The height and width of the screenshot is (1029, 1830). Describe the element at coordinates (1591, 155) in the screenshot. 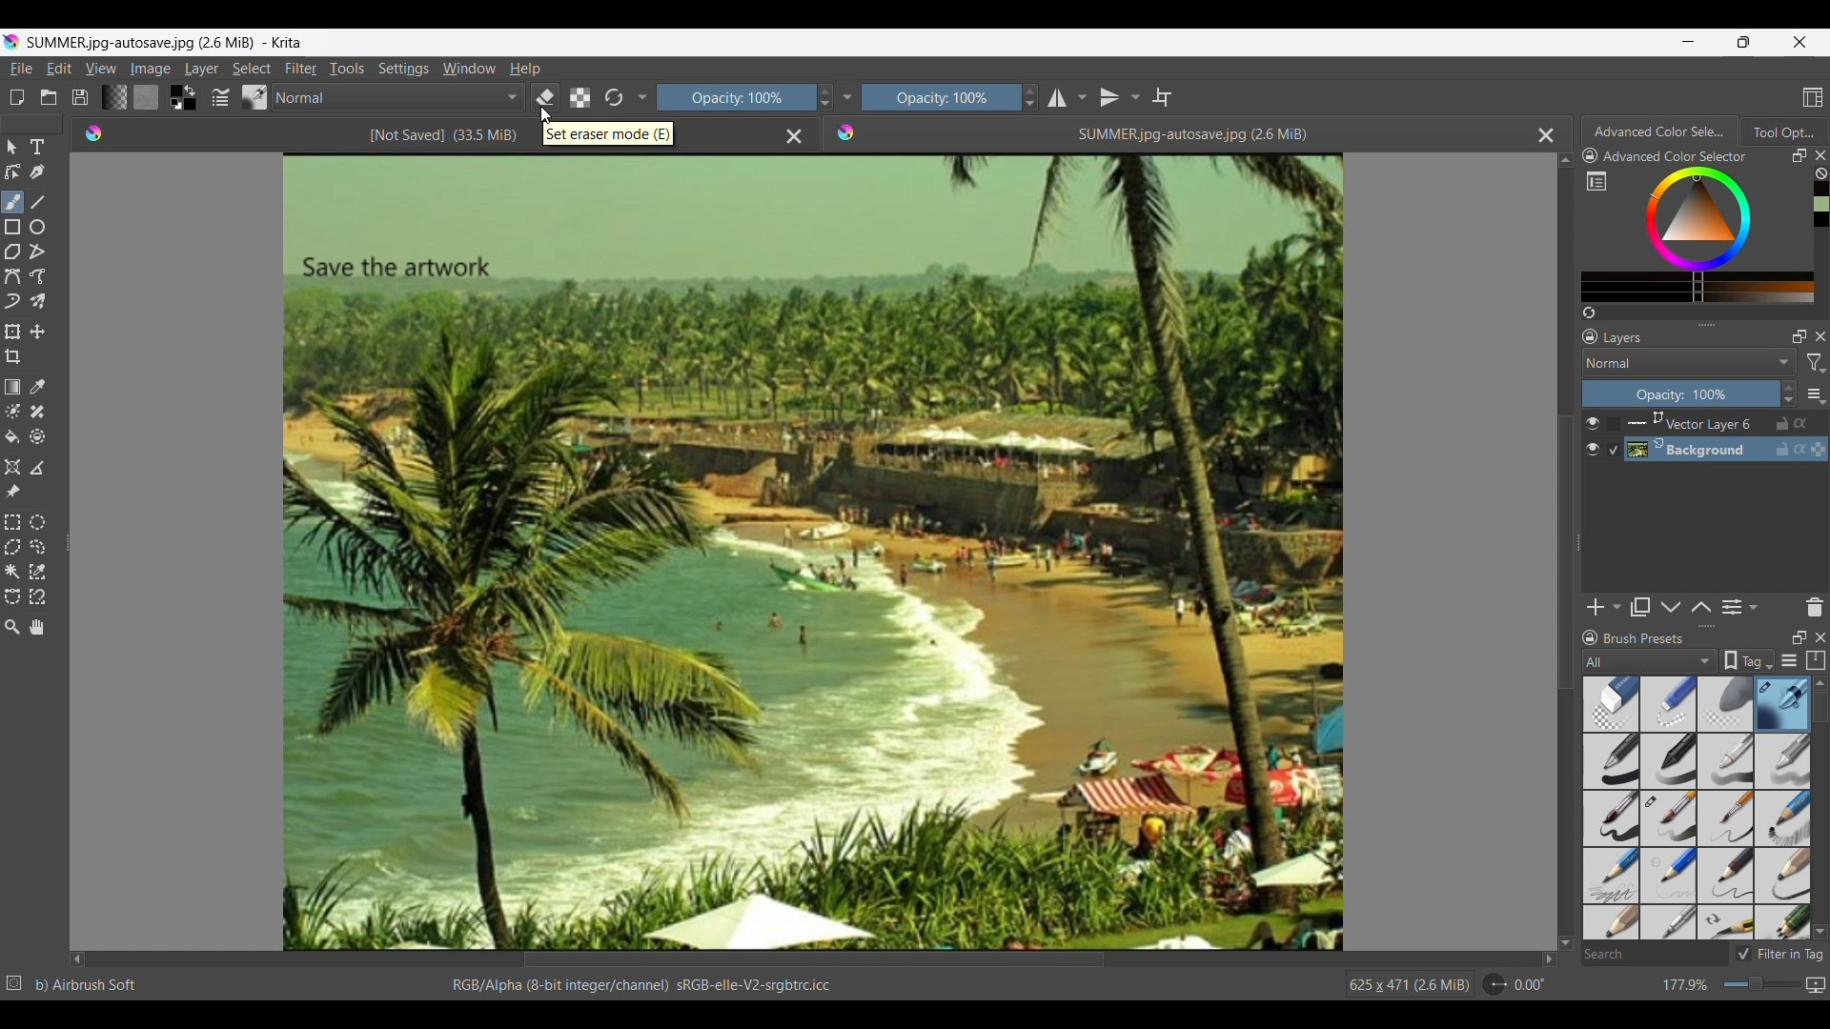

I see `Lock color settings` at that location.